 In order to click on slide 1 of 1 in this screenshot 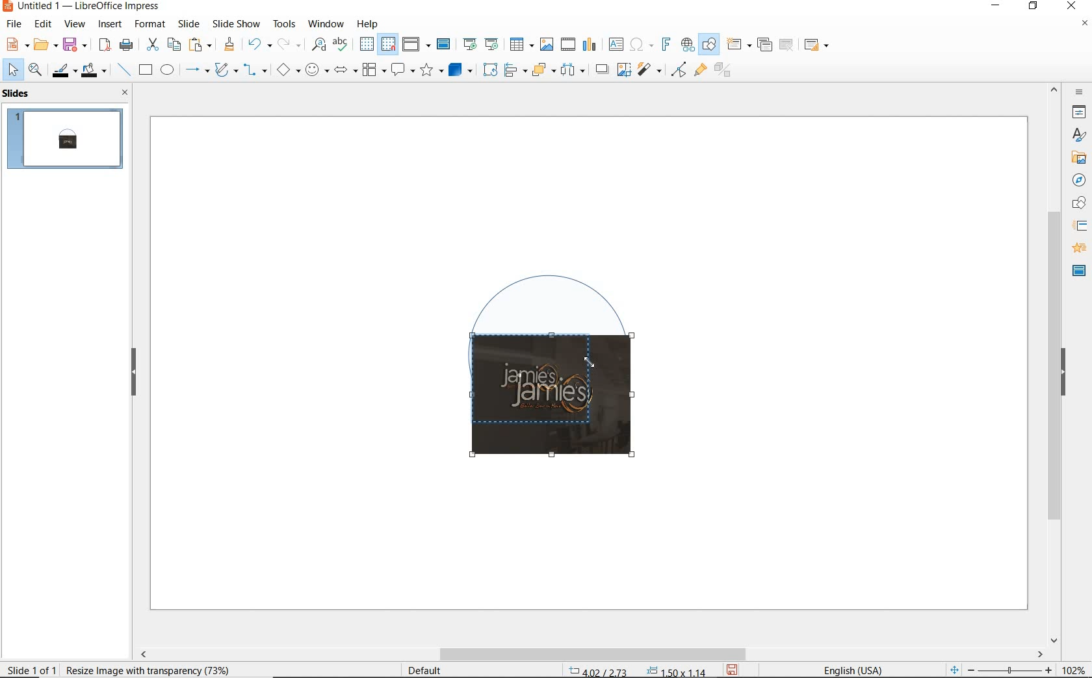, I will do `click(32, 667)`.